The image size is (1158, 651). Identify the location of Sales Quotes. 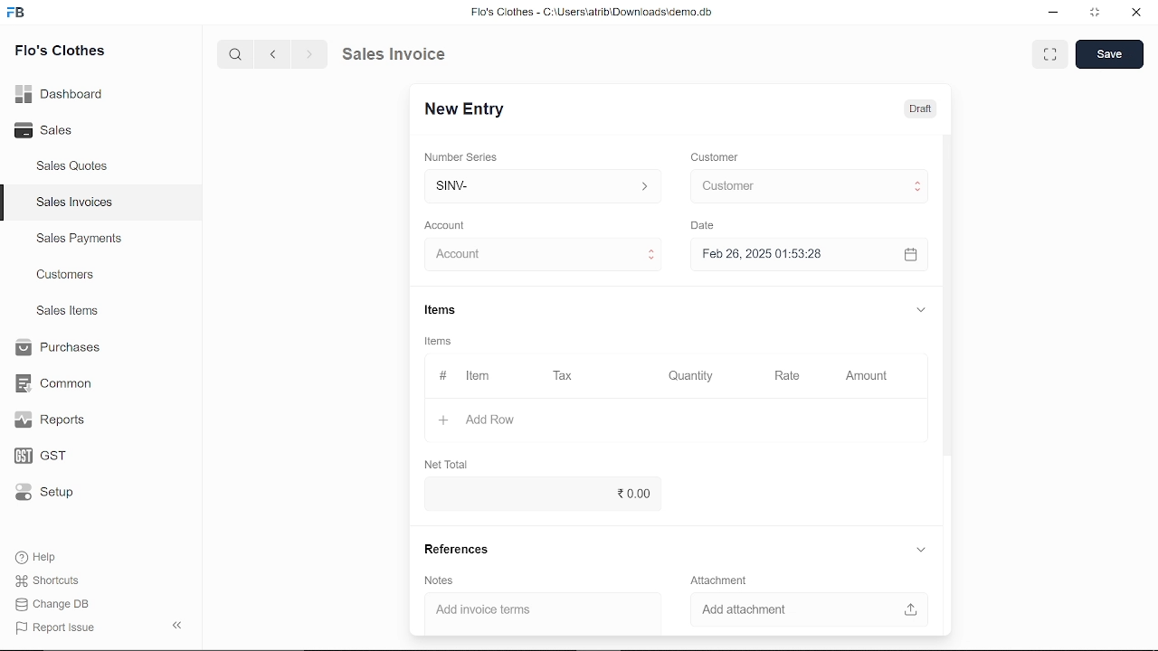
(74, 167).